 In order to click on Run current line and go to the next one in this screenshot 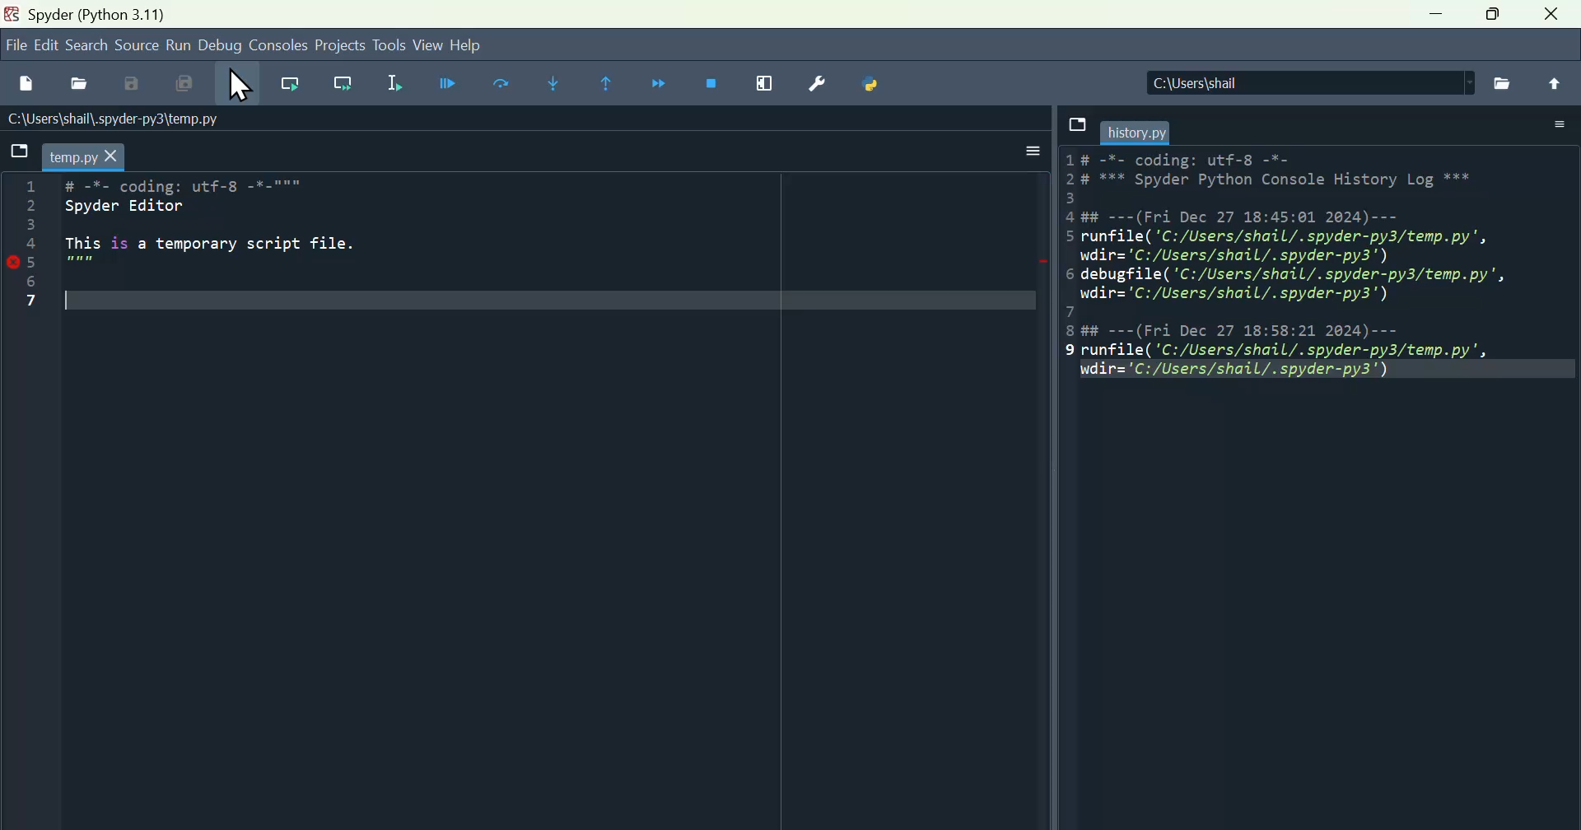, I will do `click(350, 85)`.